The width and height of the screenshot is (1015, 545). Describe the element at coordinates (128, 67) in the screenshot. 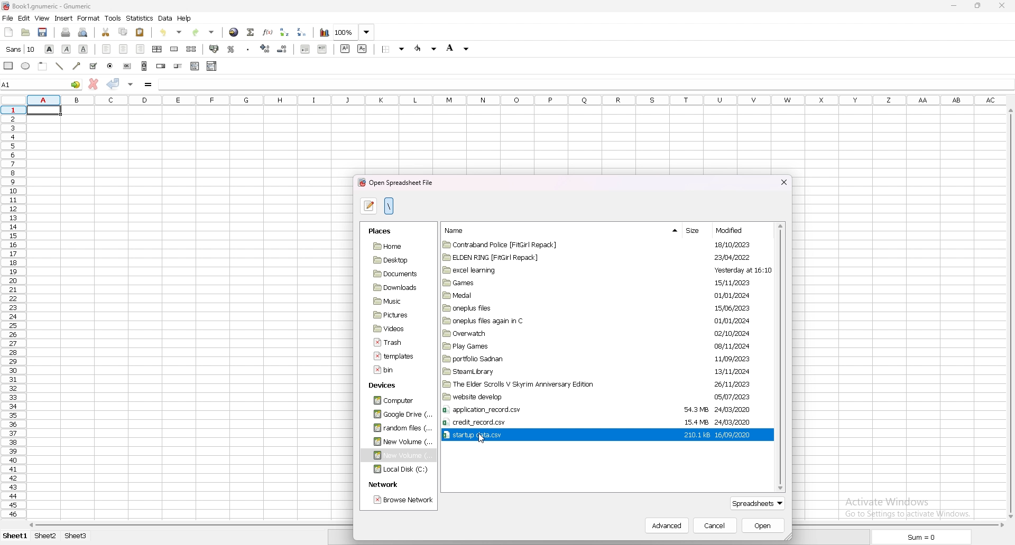

I see `button` at that location.